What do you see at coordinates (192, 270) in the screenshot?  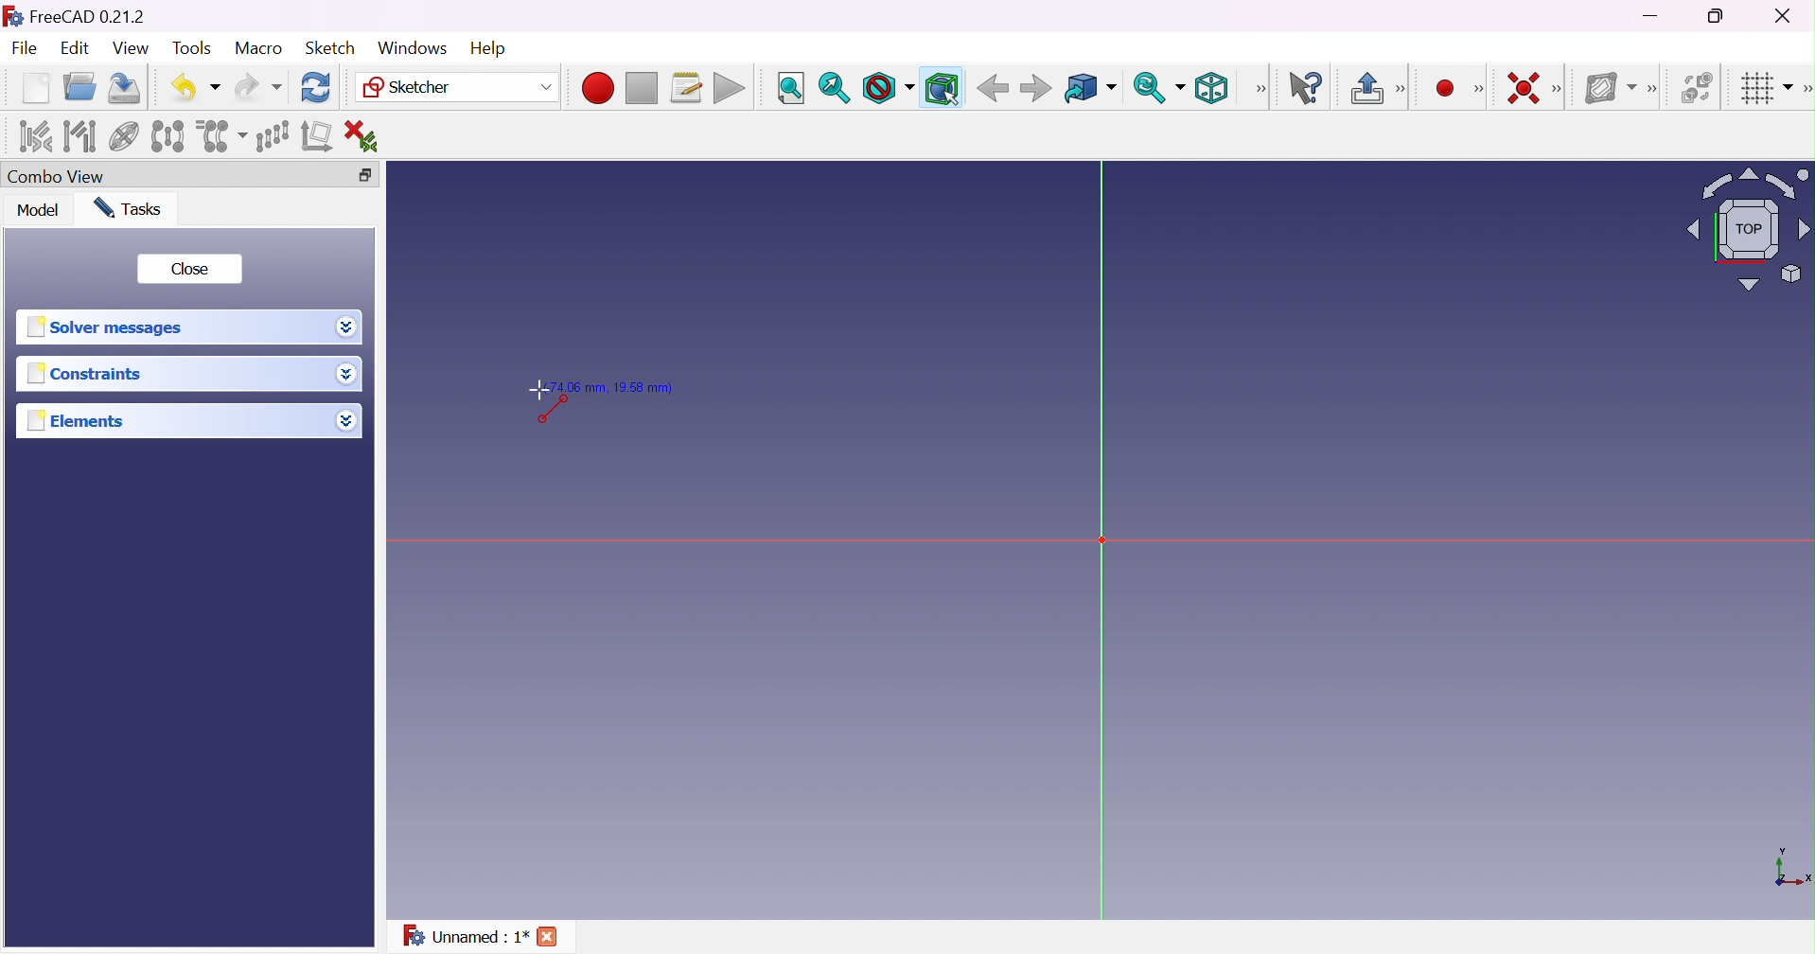 I see `Close` at bounding box center [192, 270].